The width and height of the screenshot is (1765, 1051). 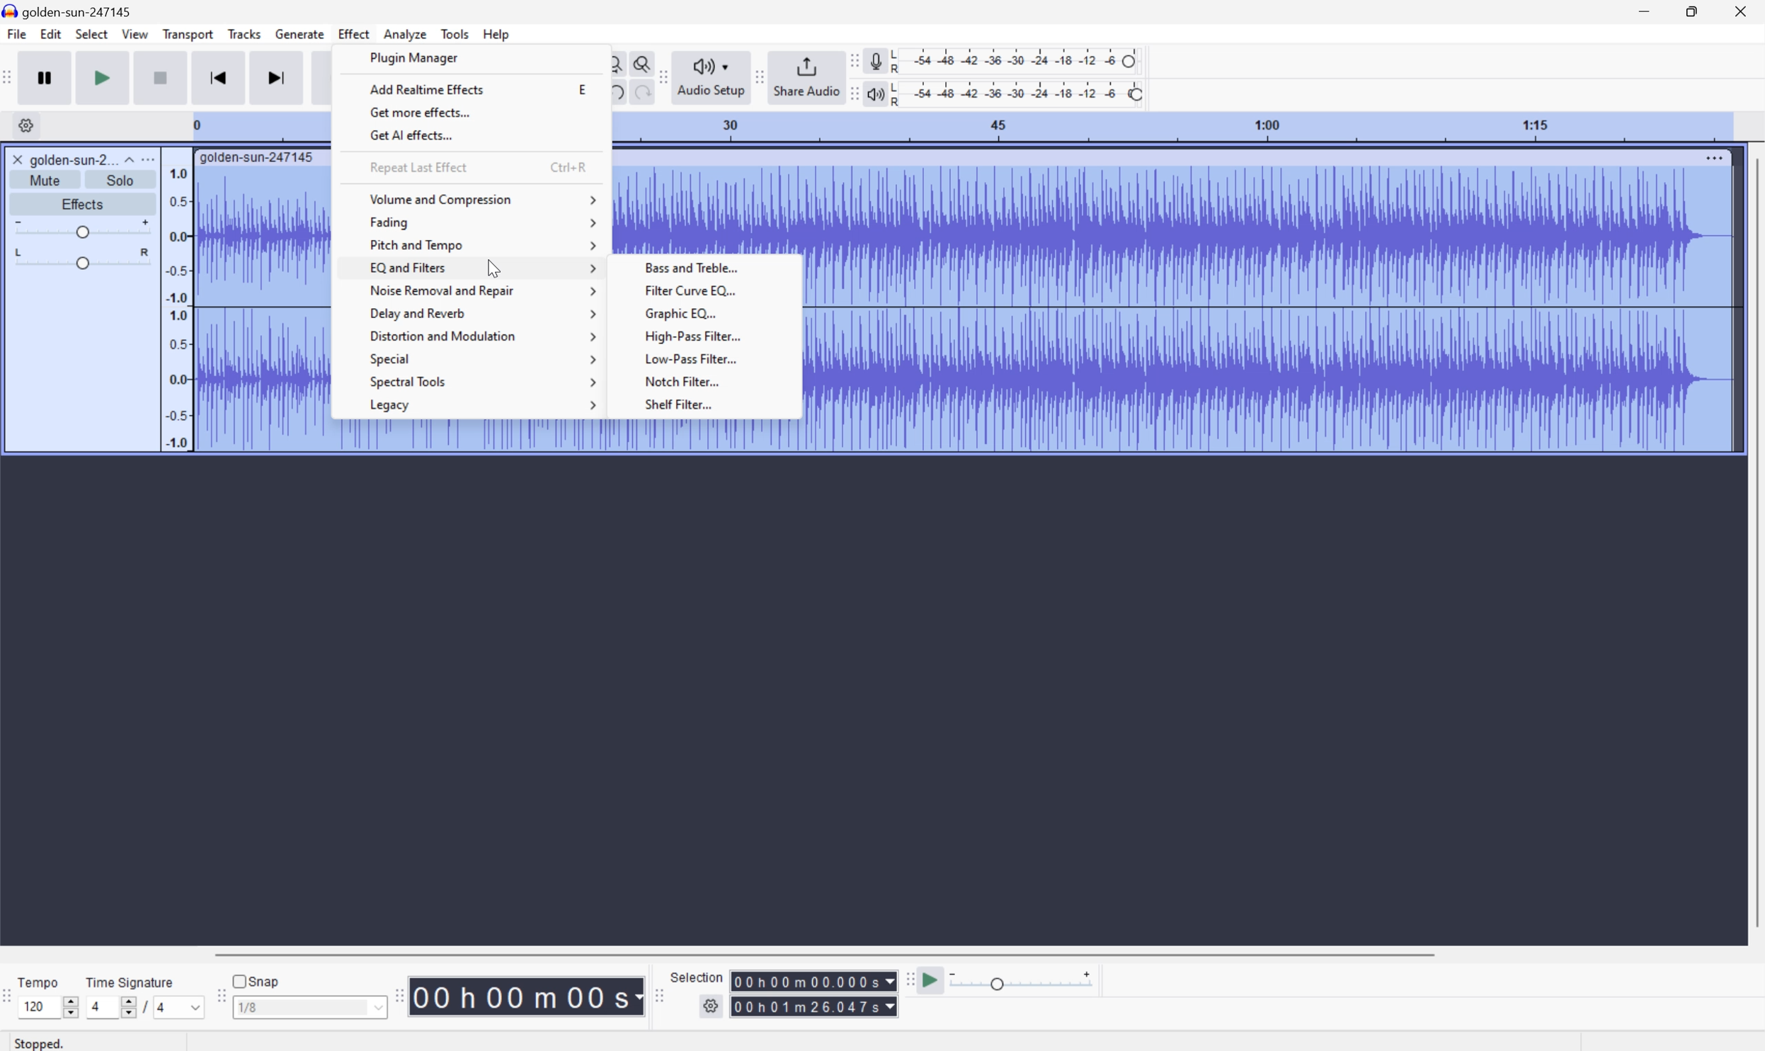 I want to click on Pause, so click(x=50, y=77).